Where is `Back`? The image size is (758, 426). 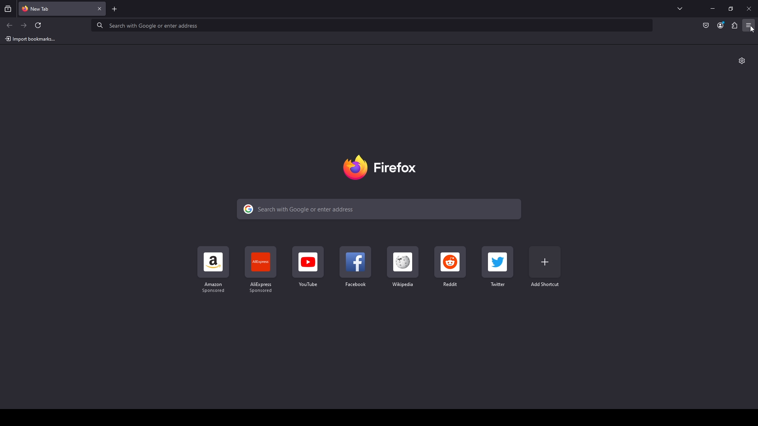 Back is located at coordinates (9, 25).